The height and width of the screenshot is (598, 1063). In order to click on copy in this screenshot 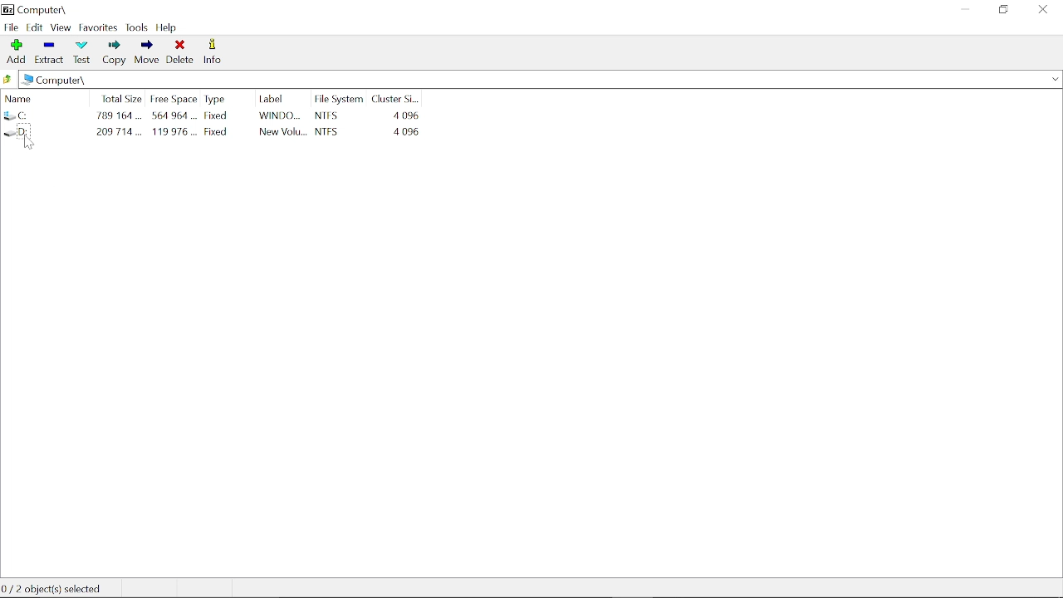, I will do `click(115, 53)`.